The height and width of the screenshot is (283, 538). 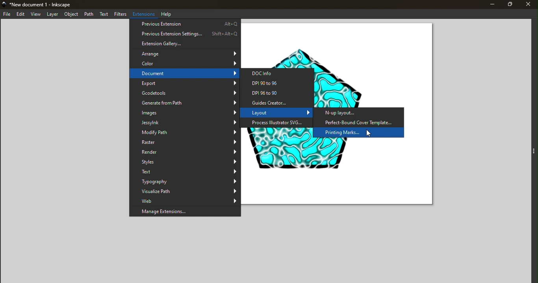 I want to click on Maximize, so click(x=506, y=4).